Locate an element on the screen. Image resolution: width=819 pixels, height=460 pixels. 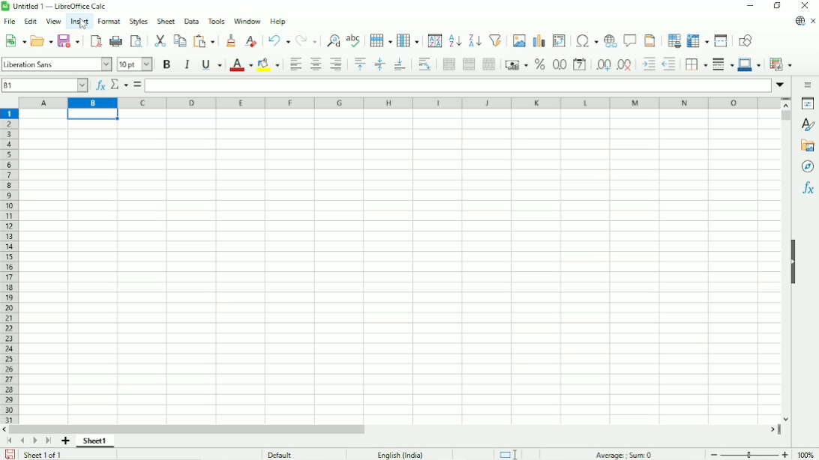
Functions is located at coordinates (809, 188).